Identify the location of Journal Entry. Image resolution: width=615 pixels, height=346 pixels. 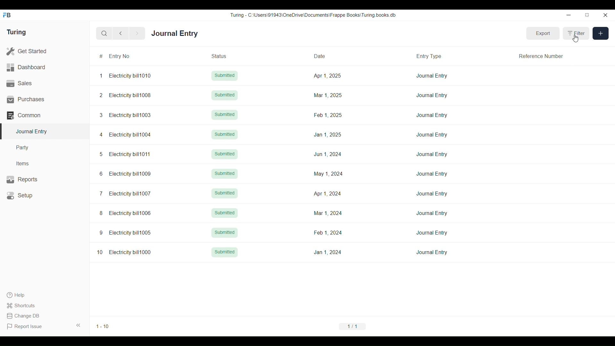
(432, 233).